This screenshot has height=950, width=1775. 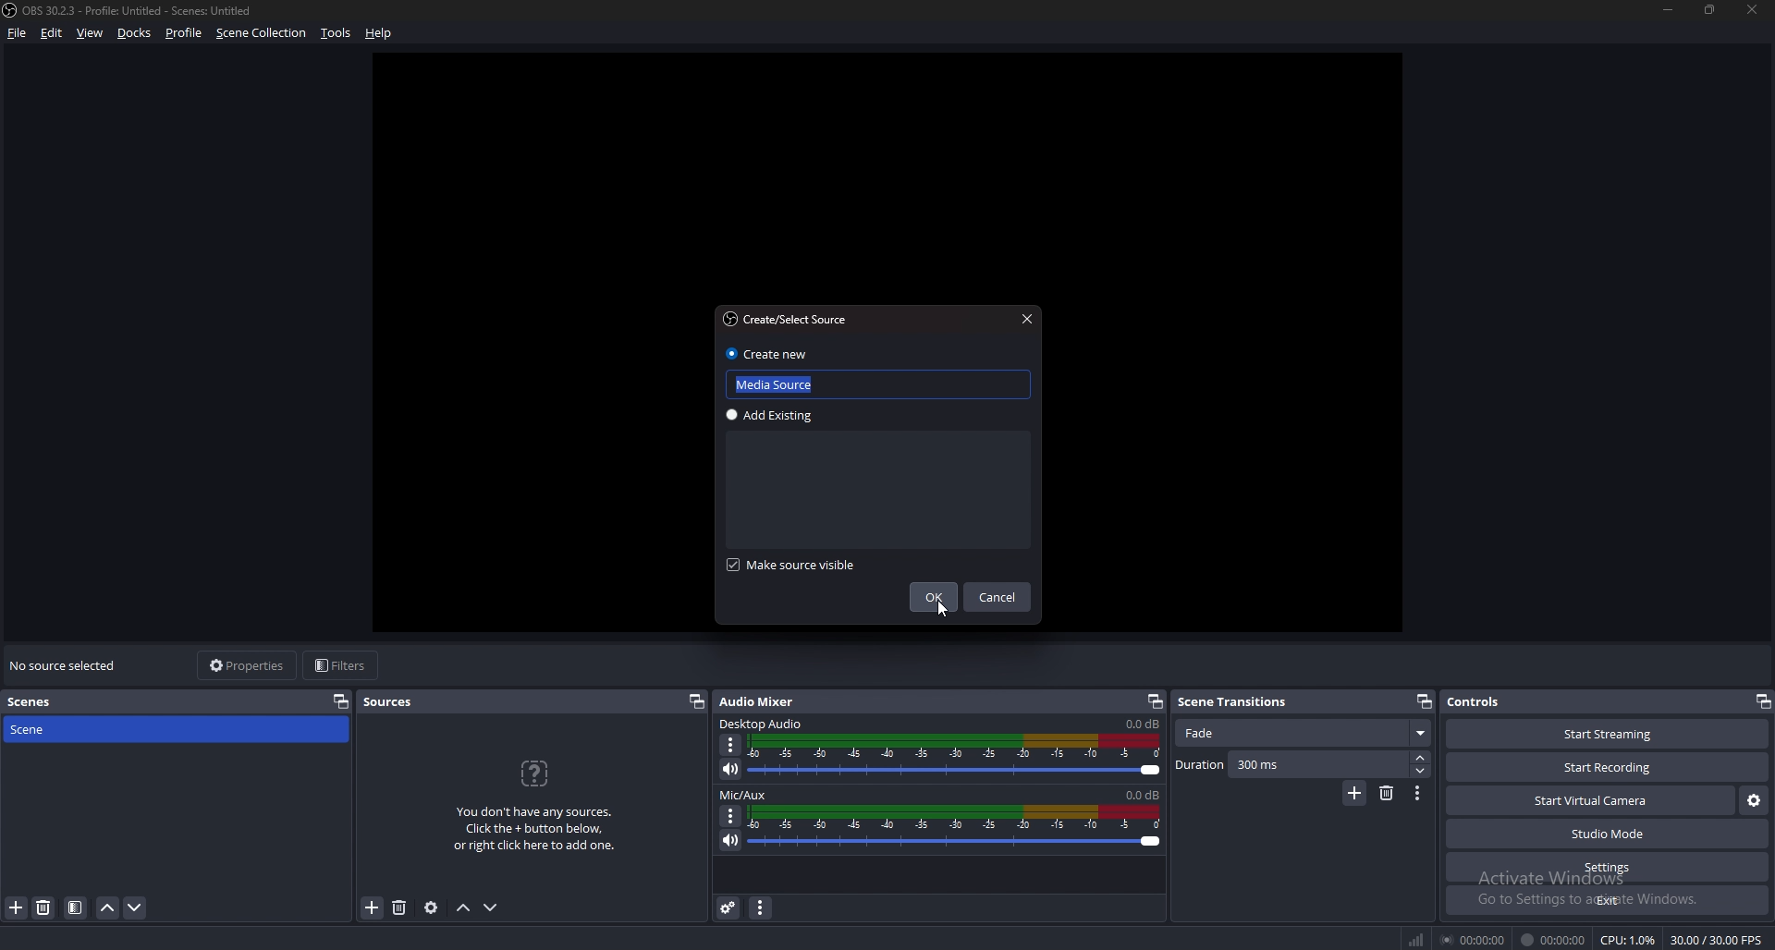 What do you see at coordinates (936, 598) in the screenshot?
I see `ok` at bounding box center [936, 598].